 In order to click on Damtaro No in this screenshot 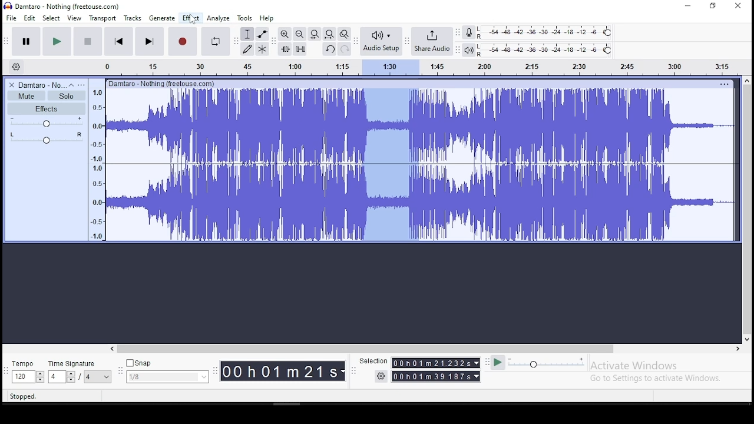, I will do `click(41, 85)`.